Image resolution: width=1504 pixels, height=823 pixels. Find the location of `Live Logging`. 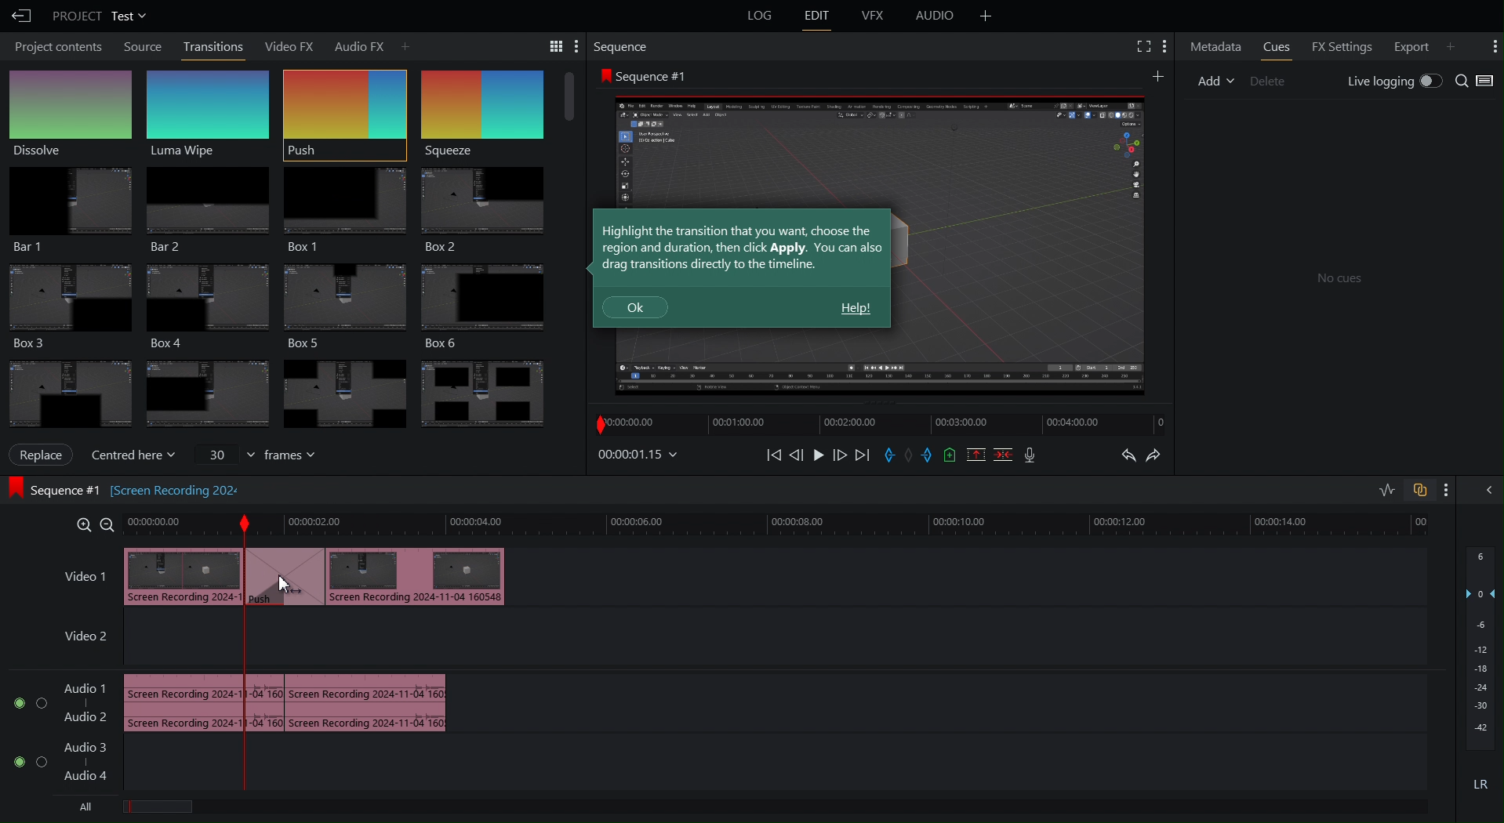

Live Logging is located at coordinates (1392, 82).